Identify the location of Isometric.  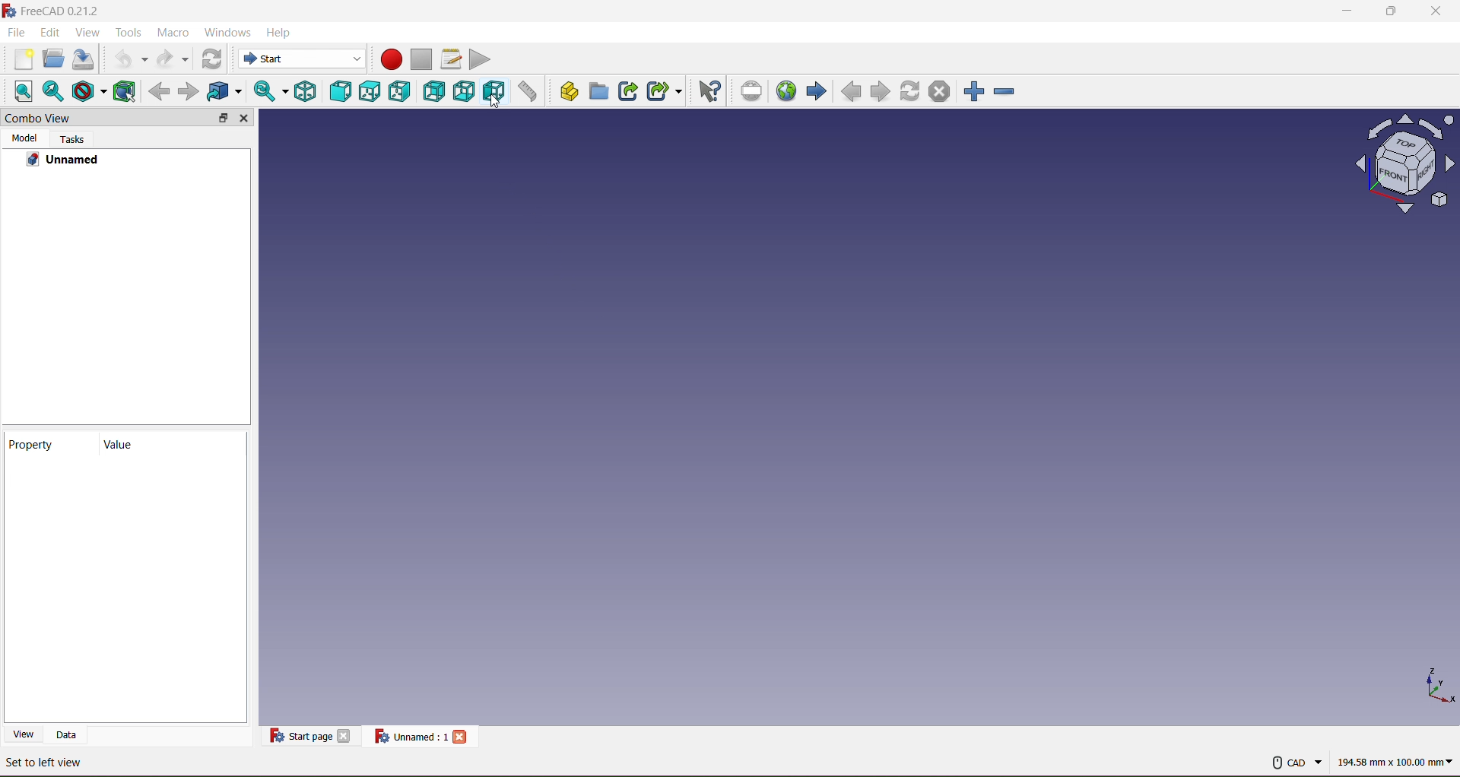
(305, 90).